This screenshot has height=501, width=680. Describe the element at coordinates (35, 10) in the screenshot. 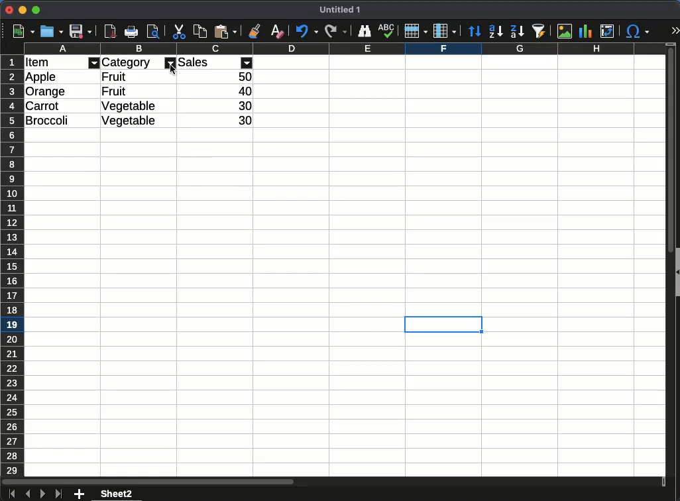

I see `maximize` at that location.